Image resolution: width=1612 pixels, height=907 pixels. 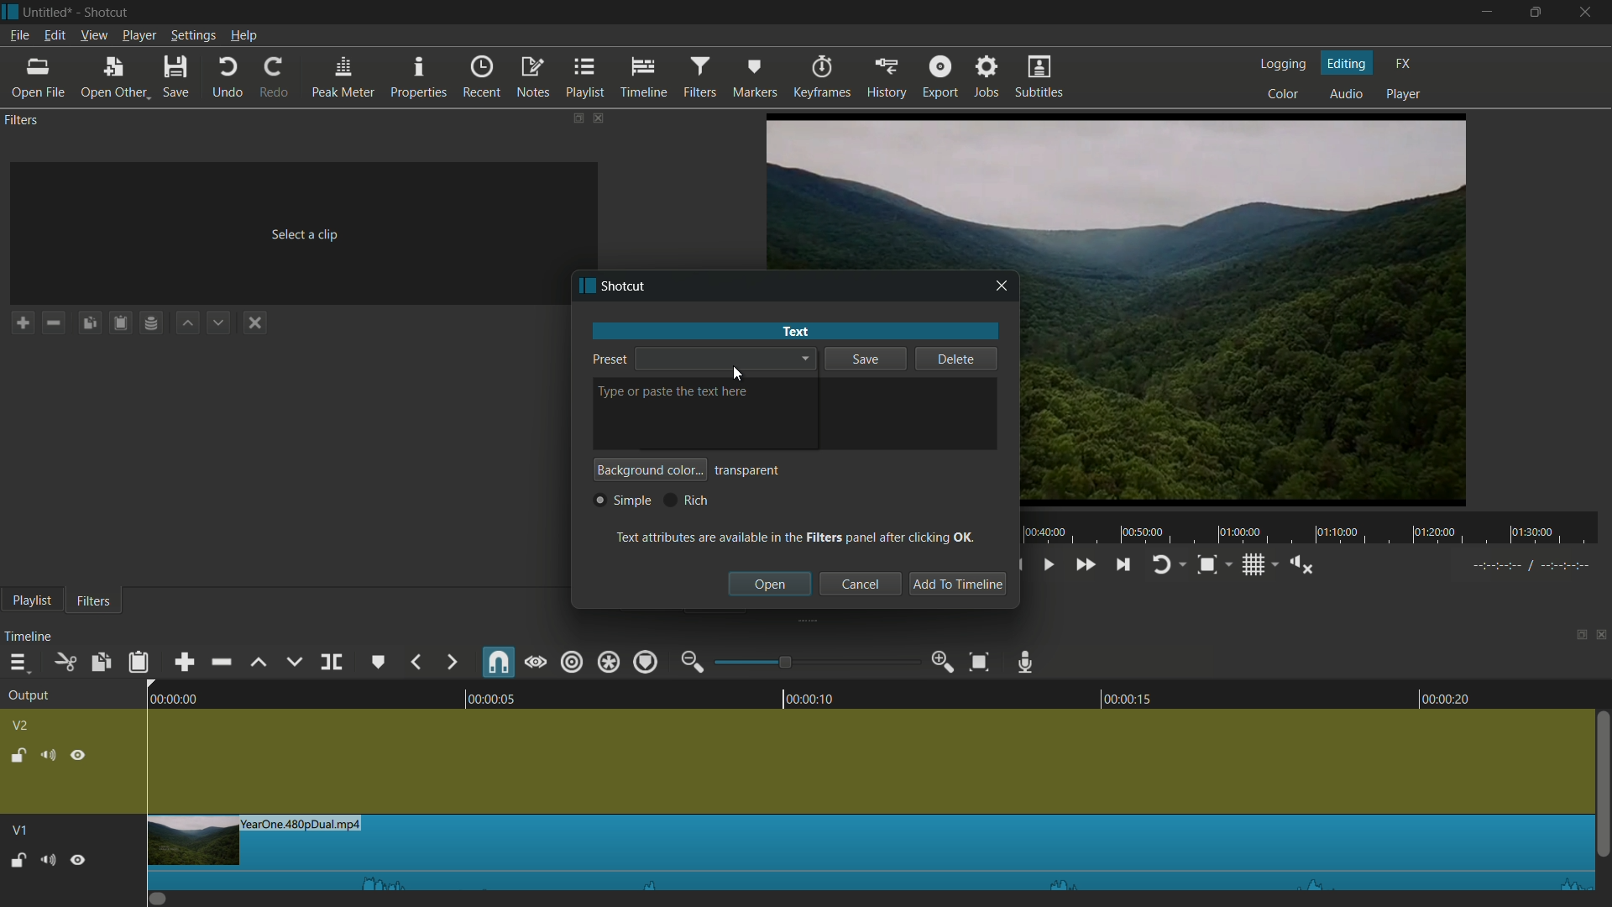 I want to click on lift, so click(x=259, y=661).